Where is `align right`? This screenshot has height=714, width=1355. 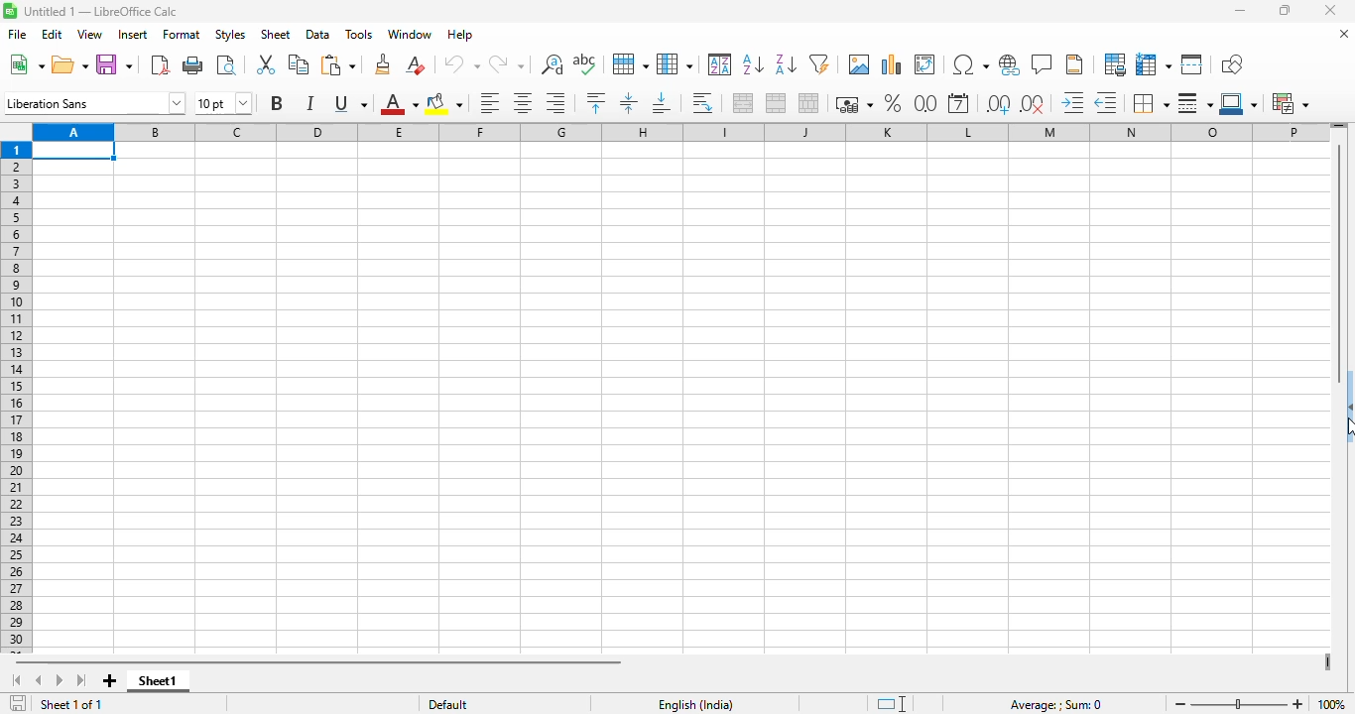 align right is located at coordinates (554, 102).